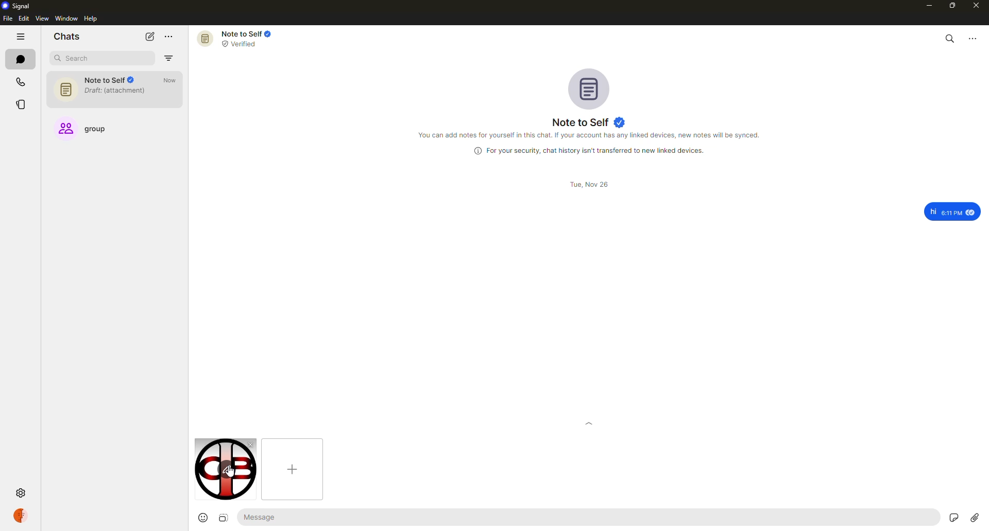  I want to click on search, so click(84, 59).